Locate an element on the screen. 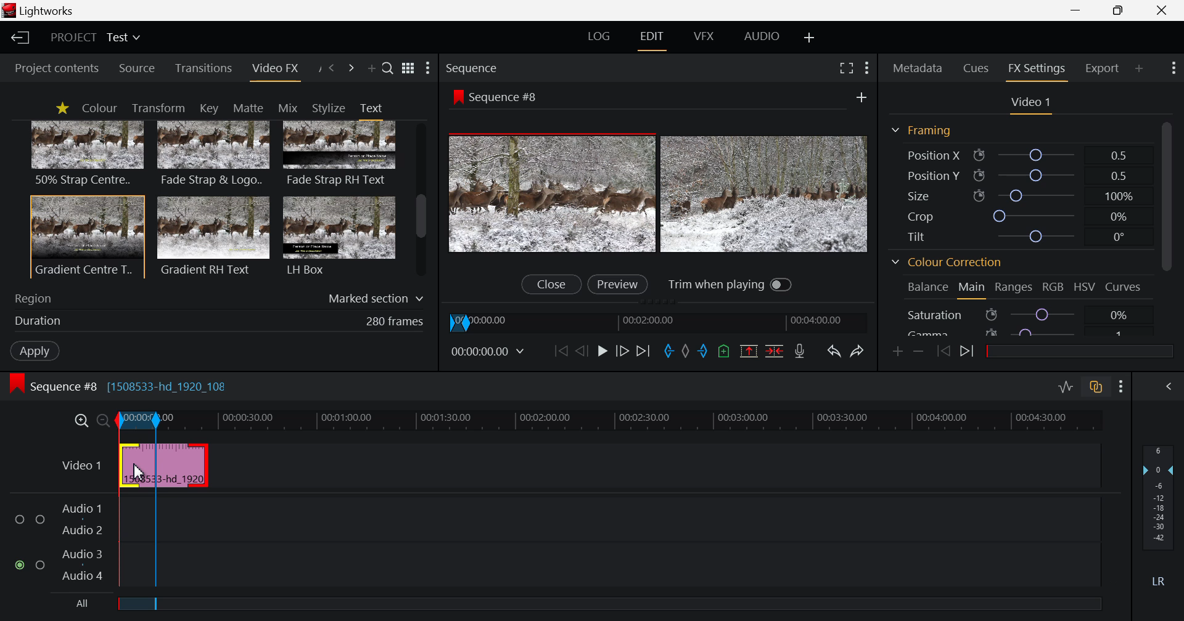 This screenshot has height=621, width=1184. Search is located at coordinates (388, 70).